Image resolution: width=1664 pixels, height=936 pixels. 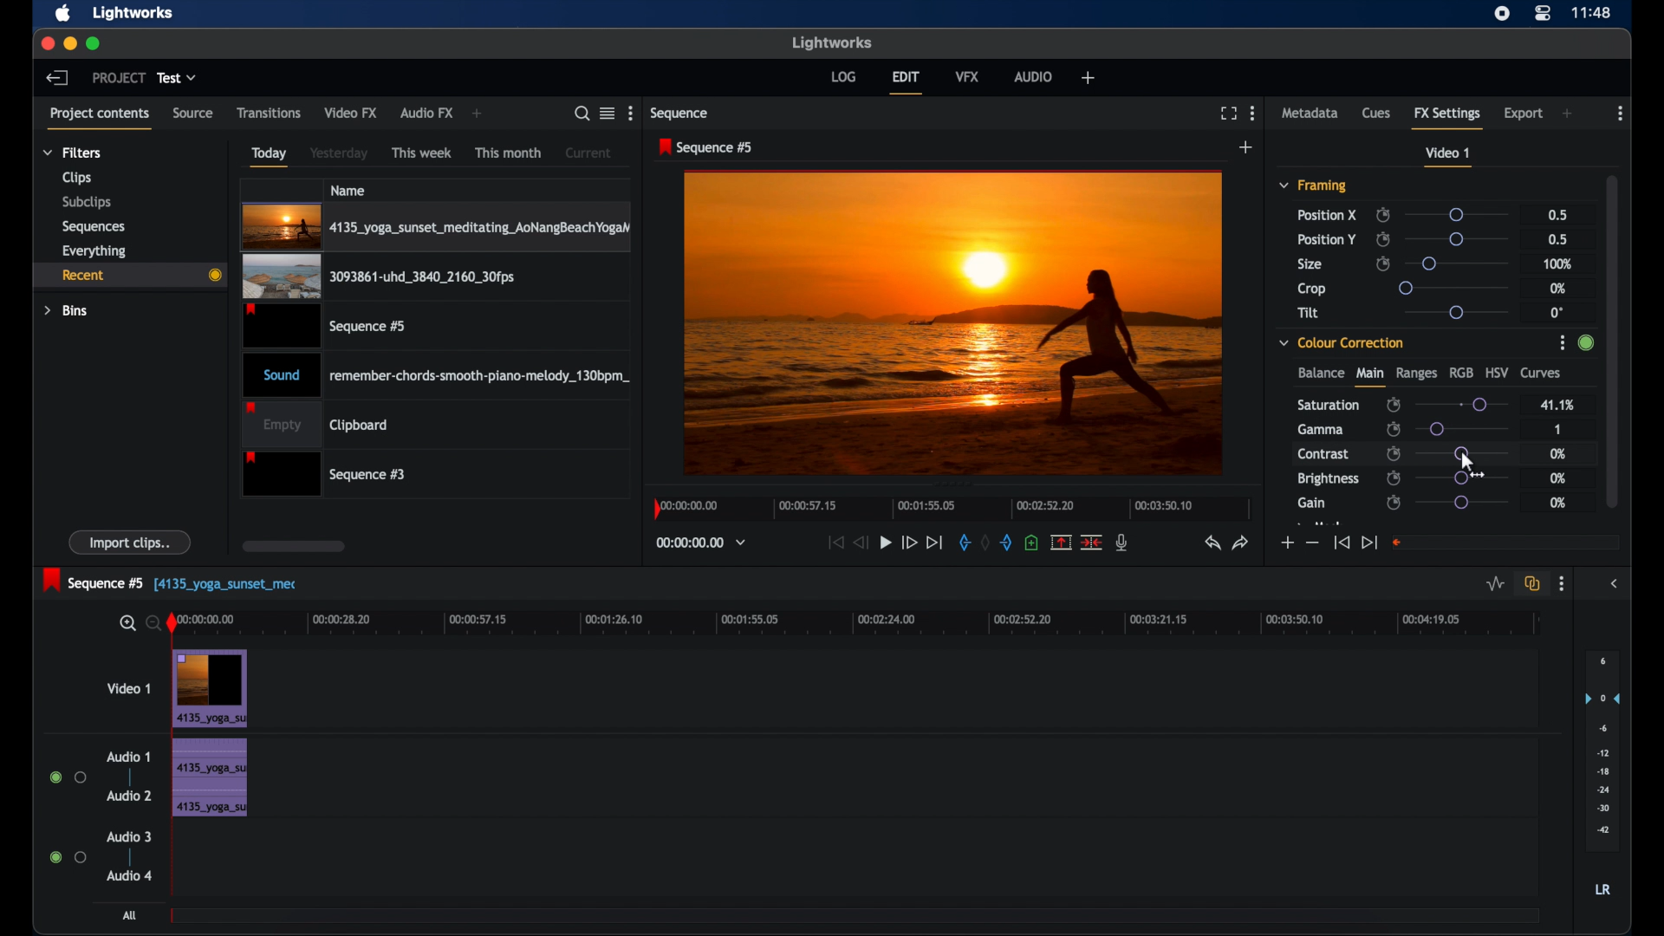 What do you see at coordinates (1320, 374) in the screenshot?
I see `balance` at bounding box center [1320, 374].